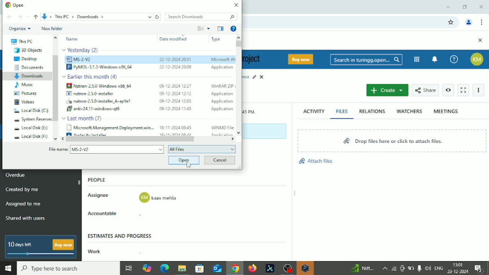 This screenshot has height=275, width=489. Describe the element at coordinates (463, 90) in the screenshot. I see `Activate zen mode` at that location.